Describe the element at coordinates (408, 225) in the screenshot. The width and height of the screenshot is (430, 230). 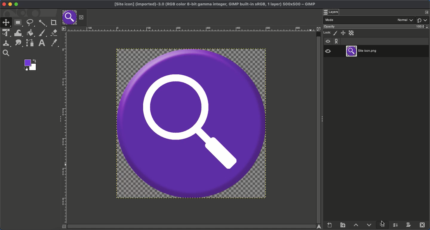
I see `Add a mask` at that location.